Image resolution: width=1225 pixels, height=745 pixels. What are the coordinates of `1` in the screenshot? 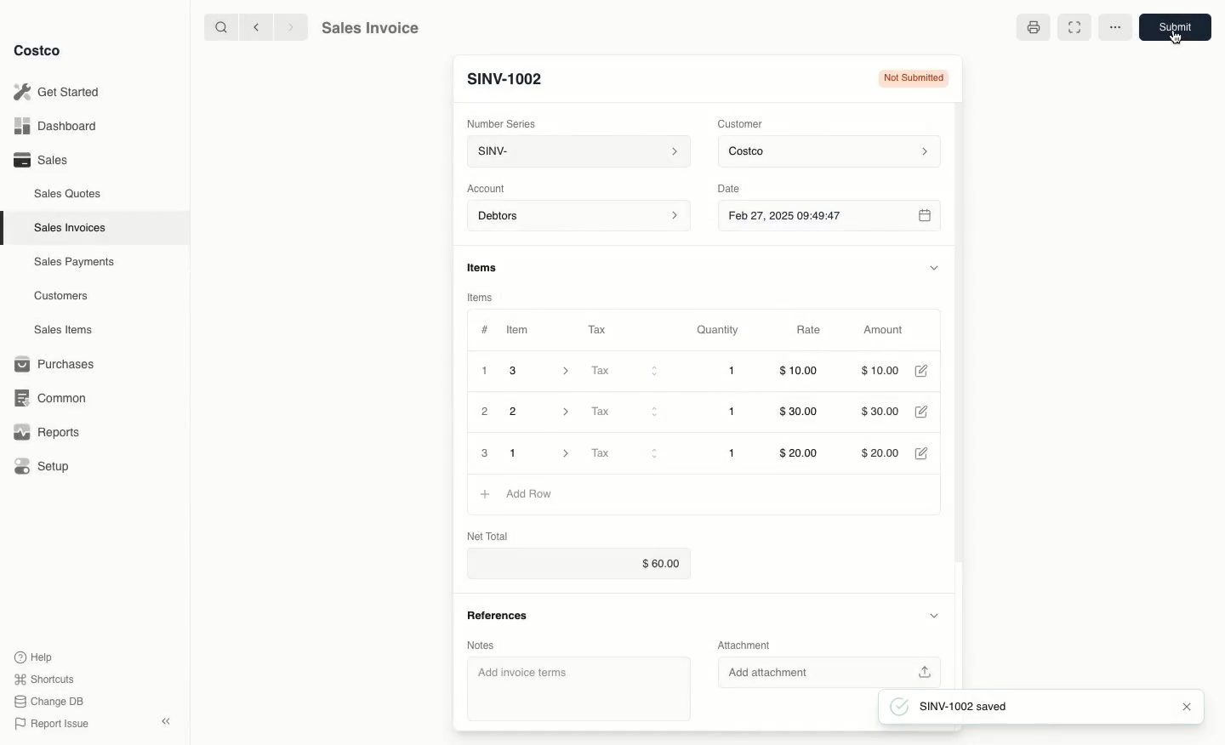 It's located at (732, 453).